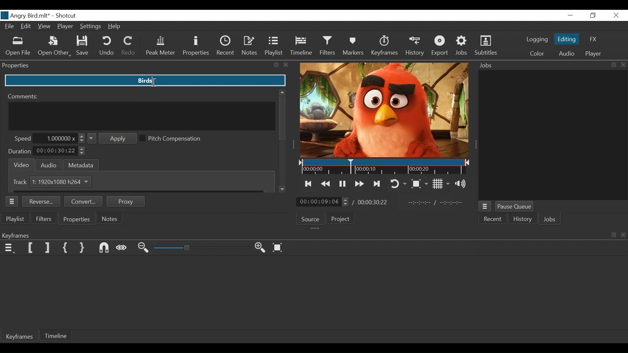  Describe the element at coordinates (66, 16) in the screenshot. I see `Shotcut` at that location.